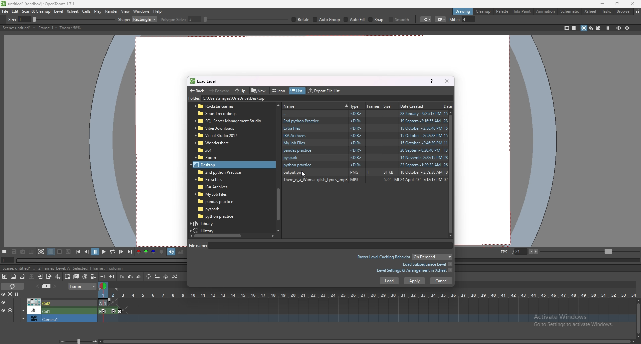  What do you see at coordinates (129, 252) in the screenshot?
I see `last frame` at bounding box center [129, 252].